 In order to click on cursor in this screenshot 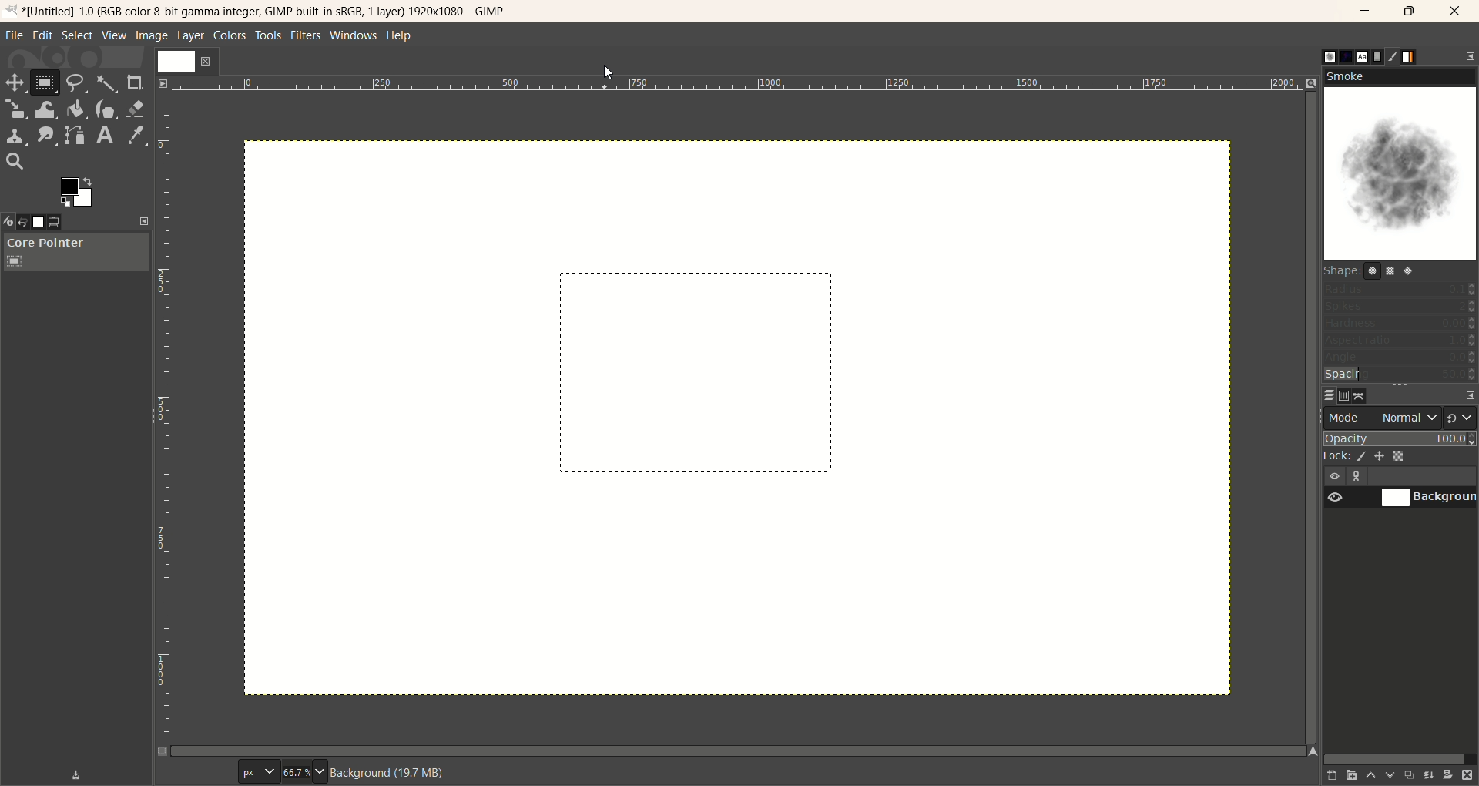, I will do `click(609, 73)`.